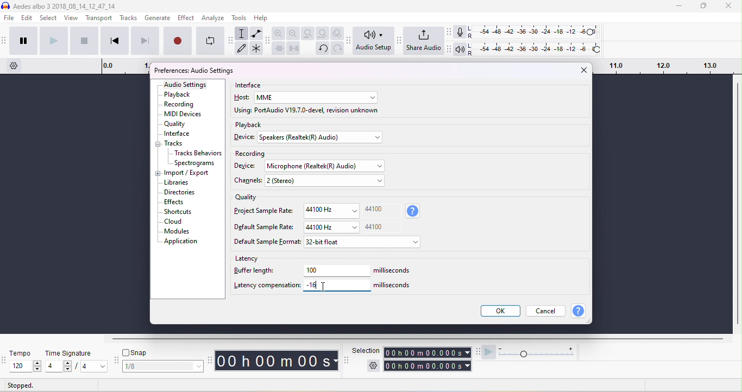  Describe the element at coordinates (186, 85) in the screenshot. I see `audio settings` at that location.